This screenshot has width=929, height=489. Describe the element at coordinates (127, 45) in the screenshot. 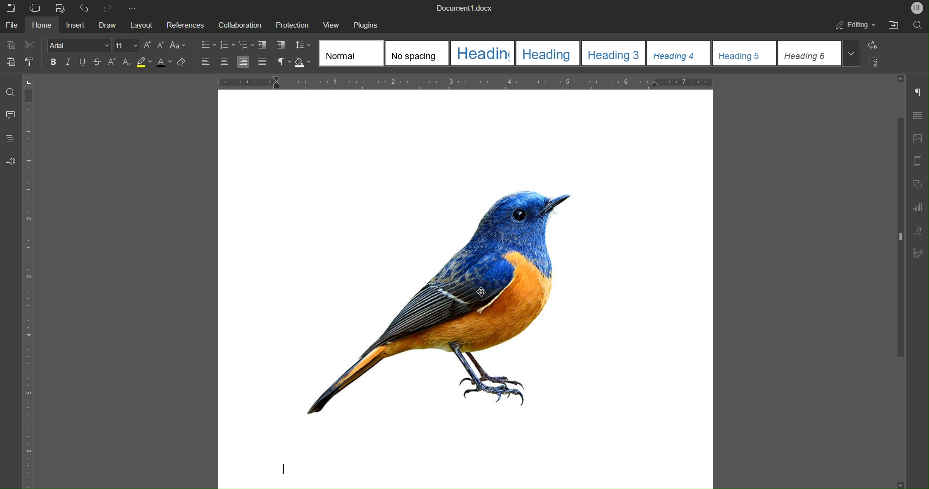

I see `Size` at that location.